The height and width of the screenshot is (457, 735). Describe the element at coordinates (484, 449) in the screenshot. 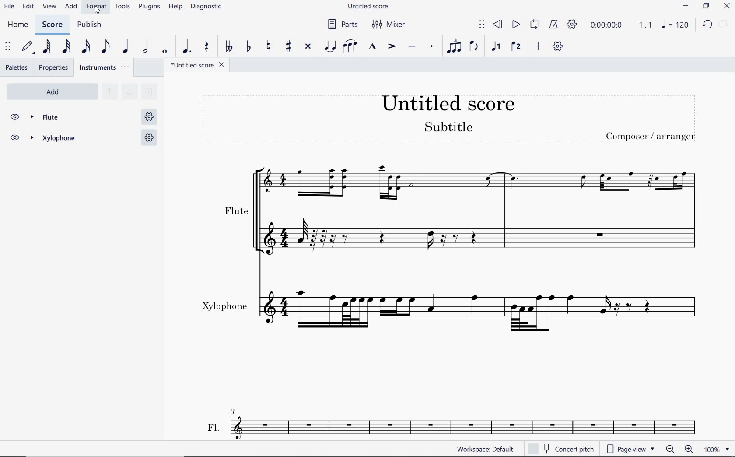

I see `WORKSPACE: DEFAULT` at that location.